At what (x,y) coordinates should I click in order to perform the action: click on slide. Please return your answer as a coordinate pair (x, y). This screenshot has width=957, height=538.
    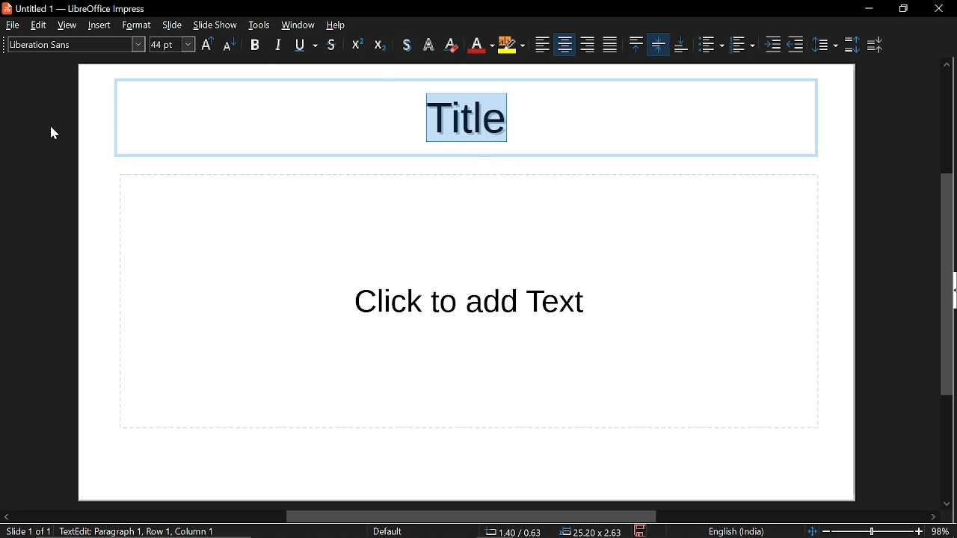
    Looking at the image, I should click on (174, 25).